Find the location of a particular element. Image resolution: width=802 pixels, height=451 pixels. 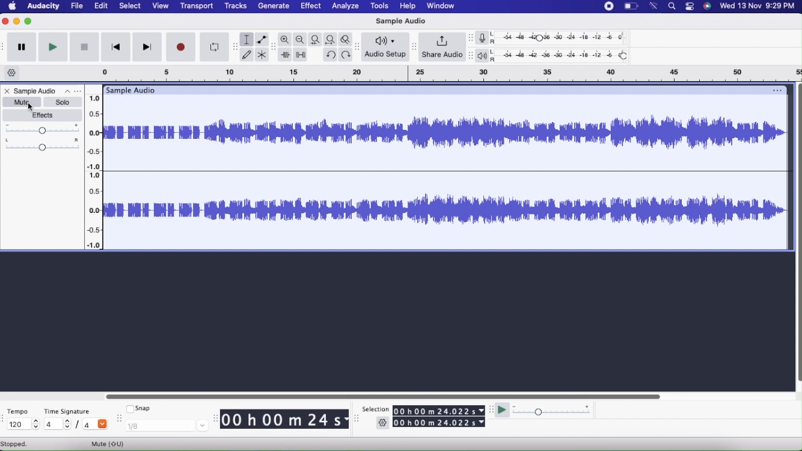

Edit is located at coordinates (102, 7).